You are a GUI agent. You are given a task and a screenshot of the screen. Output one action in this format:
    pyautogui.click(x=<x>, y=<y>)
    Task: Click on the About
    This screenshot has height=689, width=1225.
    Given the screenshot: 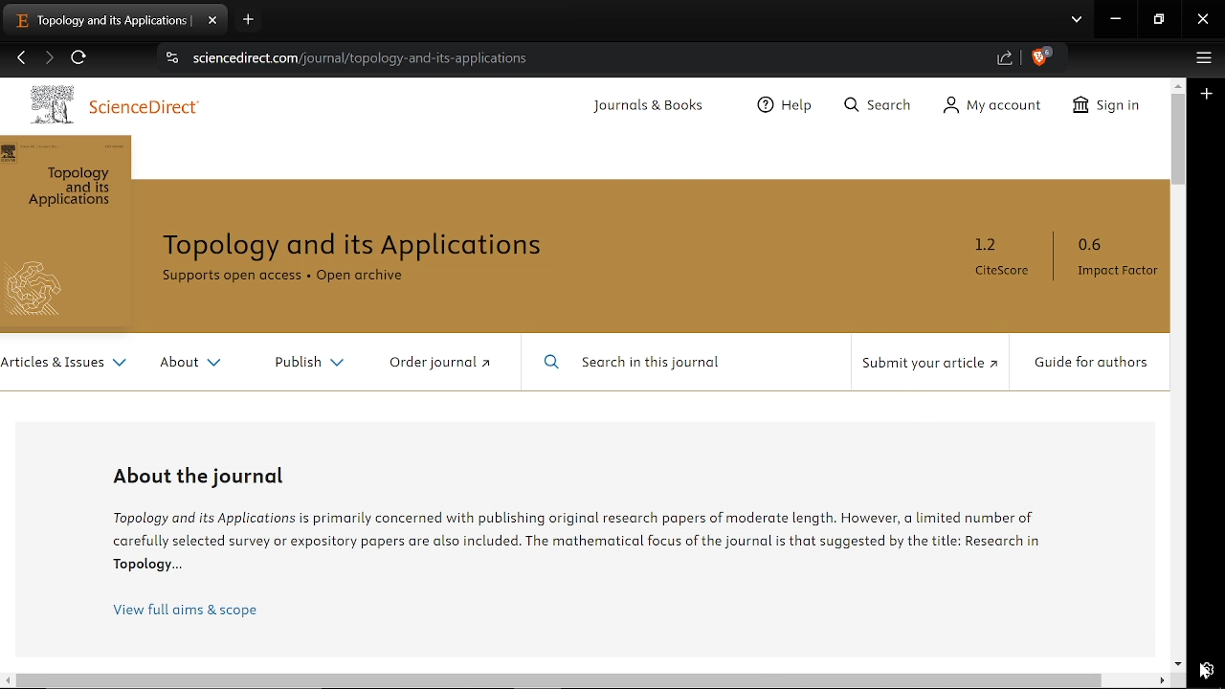 What is the action you would take?
    pyautogui.click(x=189, y=367)
    